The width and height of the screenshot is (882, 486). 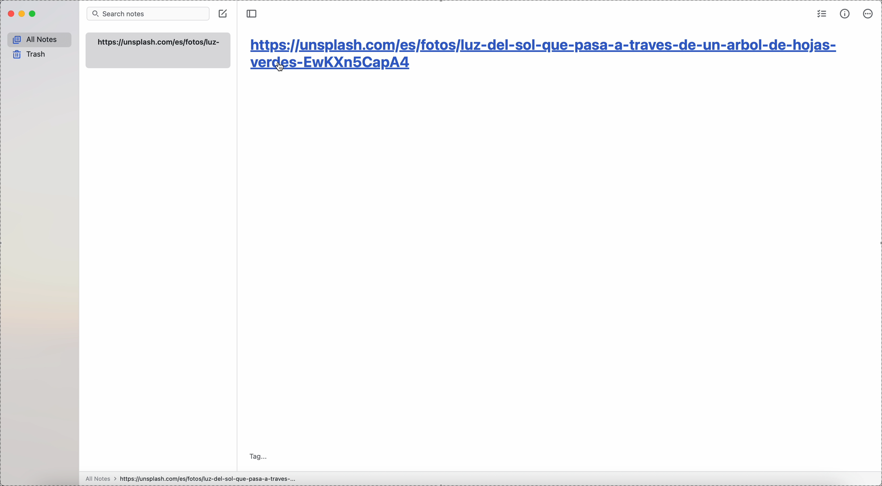 What do you see at coordinates (869, 14) in the screenshot?
I see `more options` at bounding box center [869, 14].